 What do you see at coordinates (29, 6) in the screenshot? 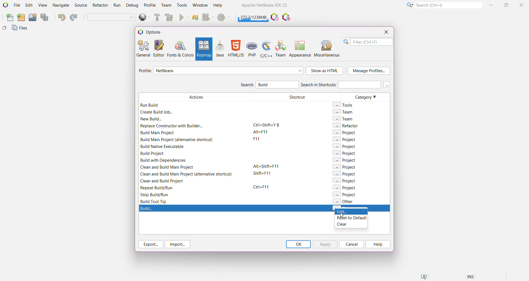
I see `Edit` at bounding box center [29, 6].